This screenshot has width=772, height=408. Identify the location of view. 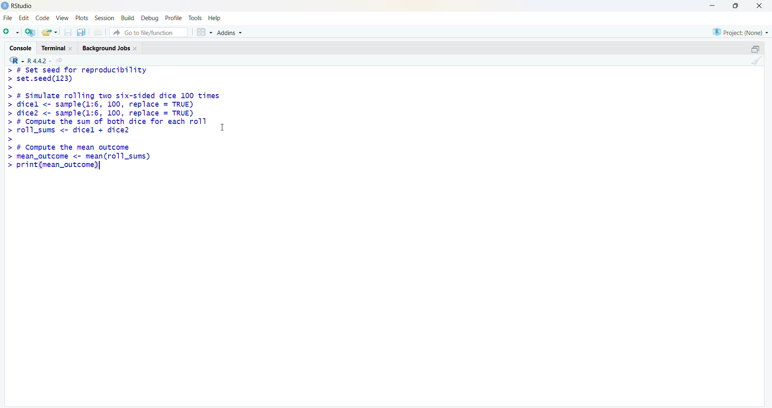
(62, 18).